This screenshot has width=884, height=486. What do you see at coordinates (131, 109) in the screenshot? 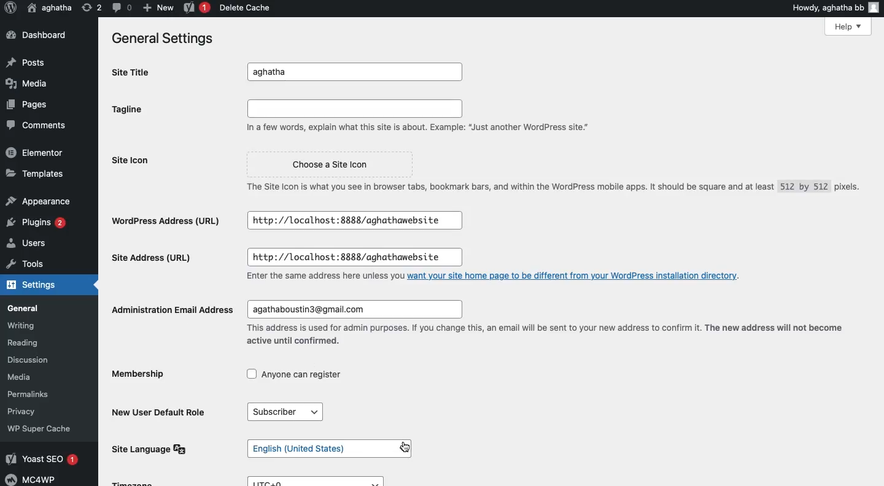
I see `Tagline` at bounding box center [131, 109].